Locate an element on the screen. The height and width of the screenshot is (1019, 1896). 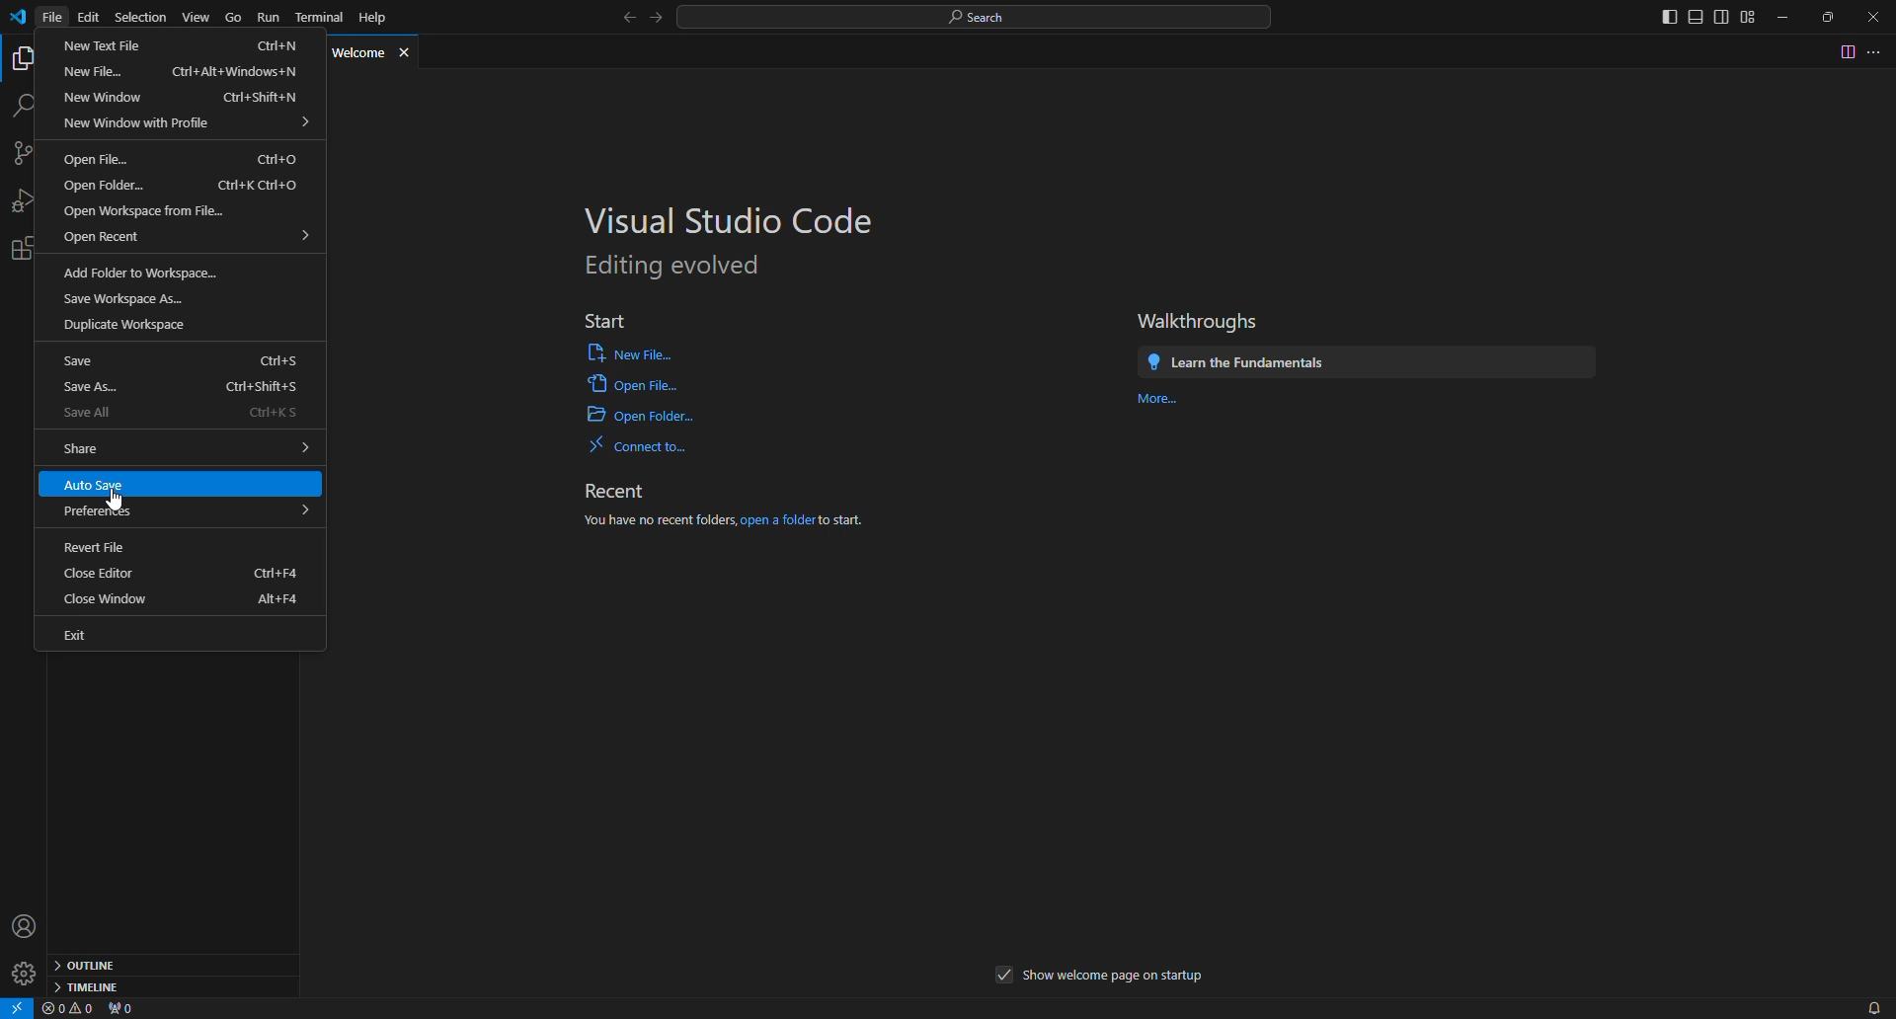
more actions is located at coordinates (1878, 51).